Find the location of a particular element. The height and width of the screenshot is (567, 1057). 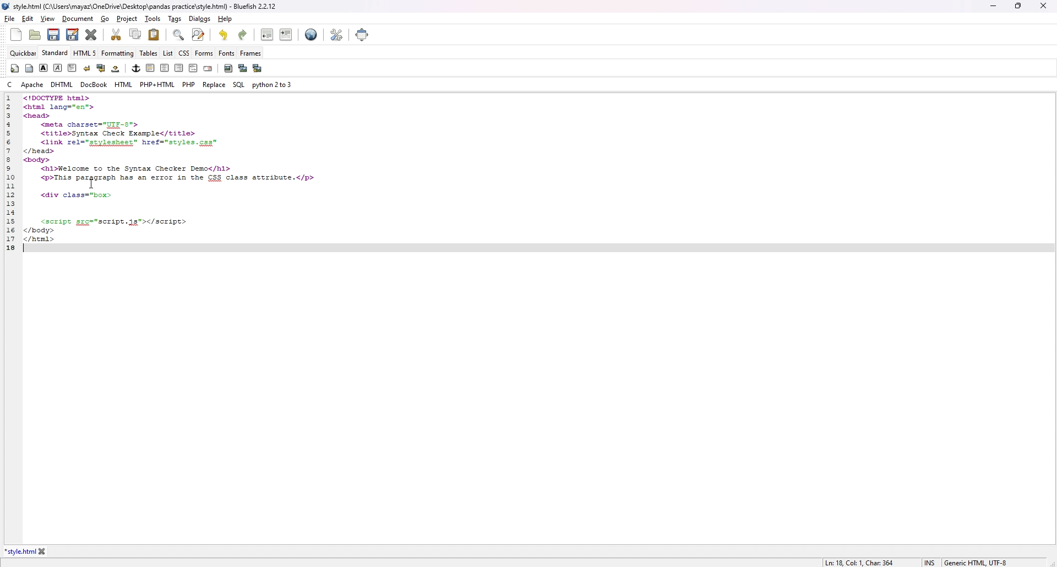

quickbar is located at coordinates (23, 53).